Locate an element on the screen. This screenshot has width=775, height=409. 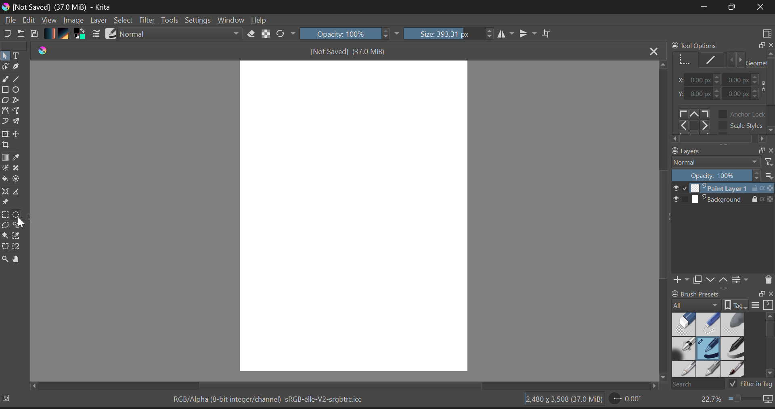
Freehand Selection is located at coordinates (21, 226).